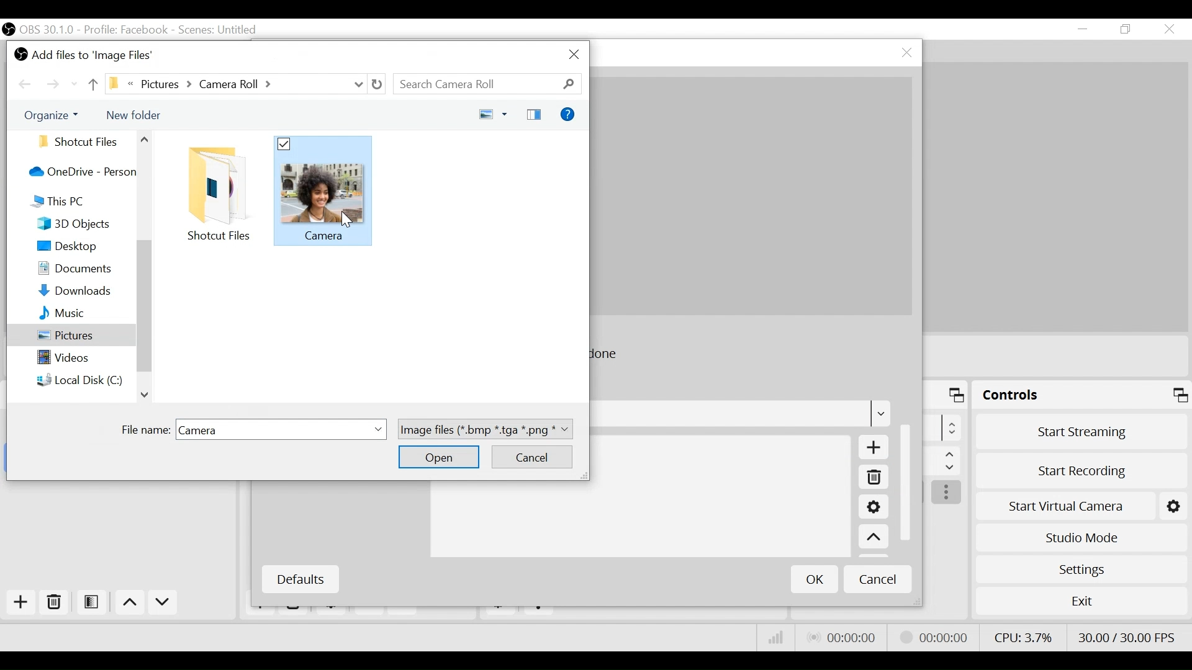 The image size is (1192, 670). Describe the element at coordinates (19, 602) in the screenshot. I see `Add` at that location.